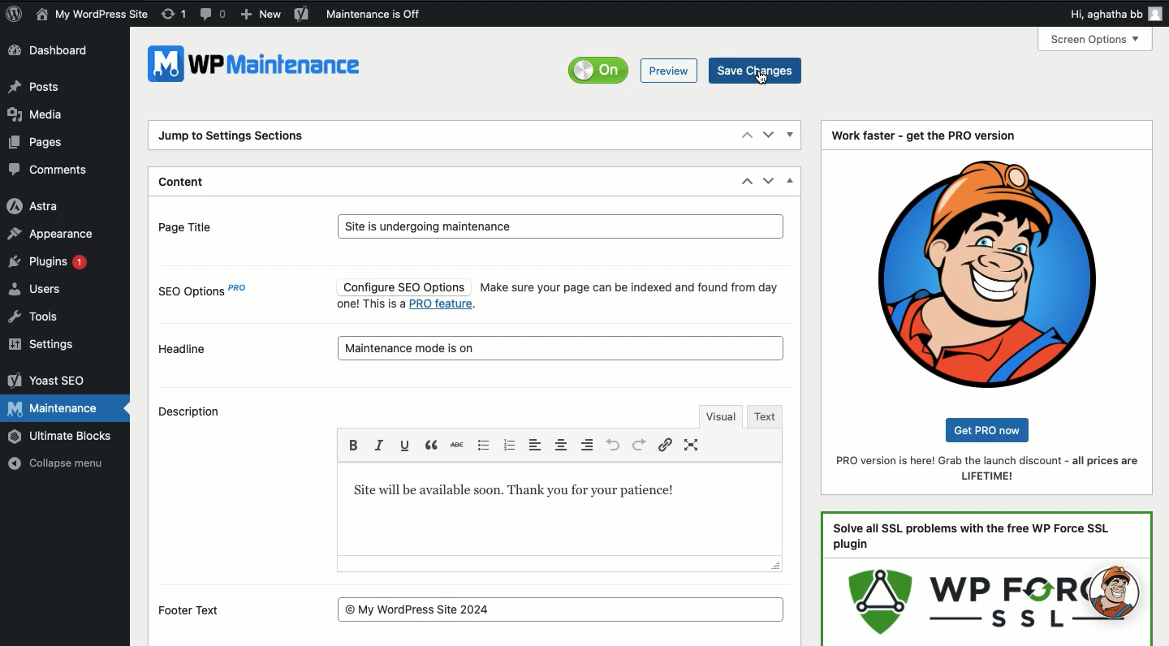  Describe the element at coordinates (481, 444) in the screenshot. I see `Bullet` at that location.